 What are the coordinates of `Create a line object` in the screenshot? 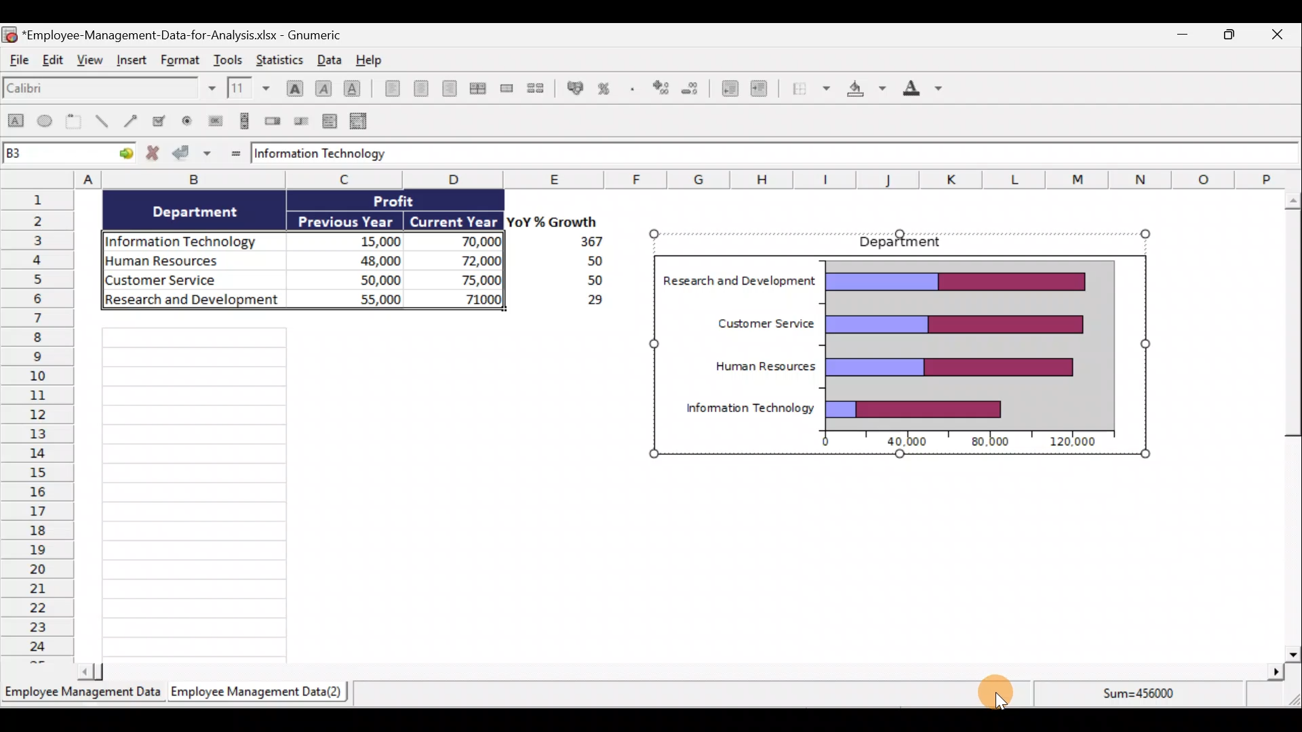 It's located at (105, 121).